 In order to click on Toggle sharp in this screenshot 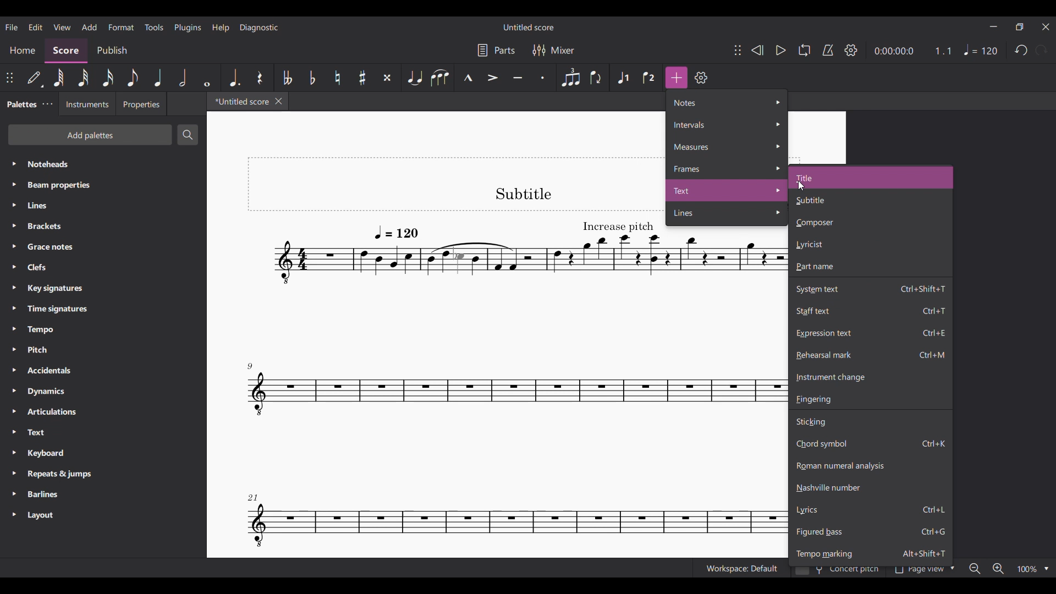, I will do `click(362, 77)`.